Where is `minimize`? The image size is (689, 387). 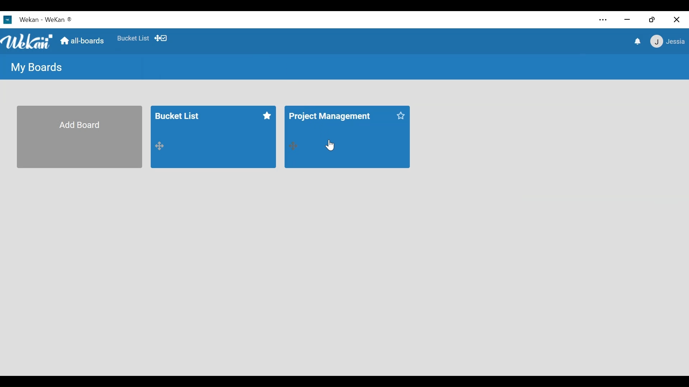 minimize is located at coordinates (628, 20).